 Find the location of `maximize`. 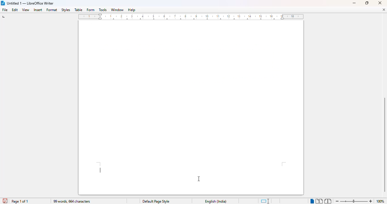

maximize is located at coordinates (367, 3).